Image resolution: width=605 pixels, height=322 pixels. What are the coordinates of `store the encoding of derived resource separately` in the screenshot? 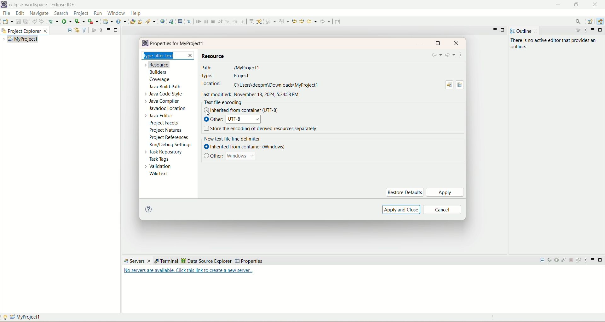 It's located at (266, 129).